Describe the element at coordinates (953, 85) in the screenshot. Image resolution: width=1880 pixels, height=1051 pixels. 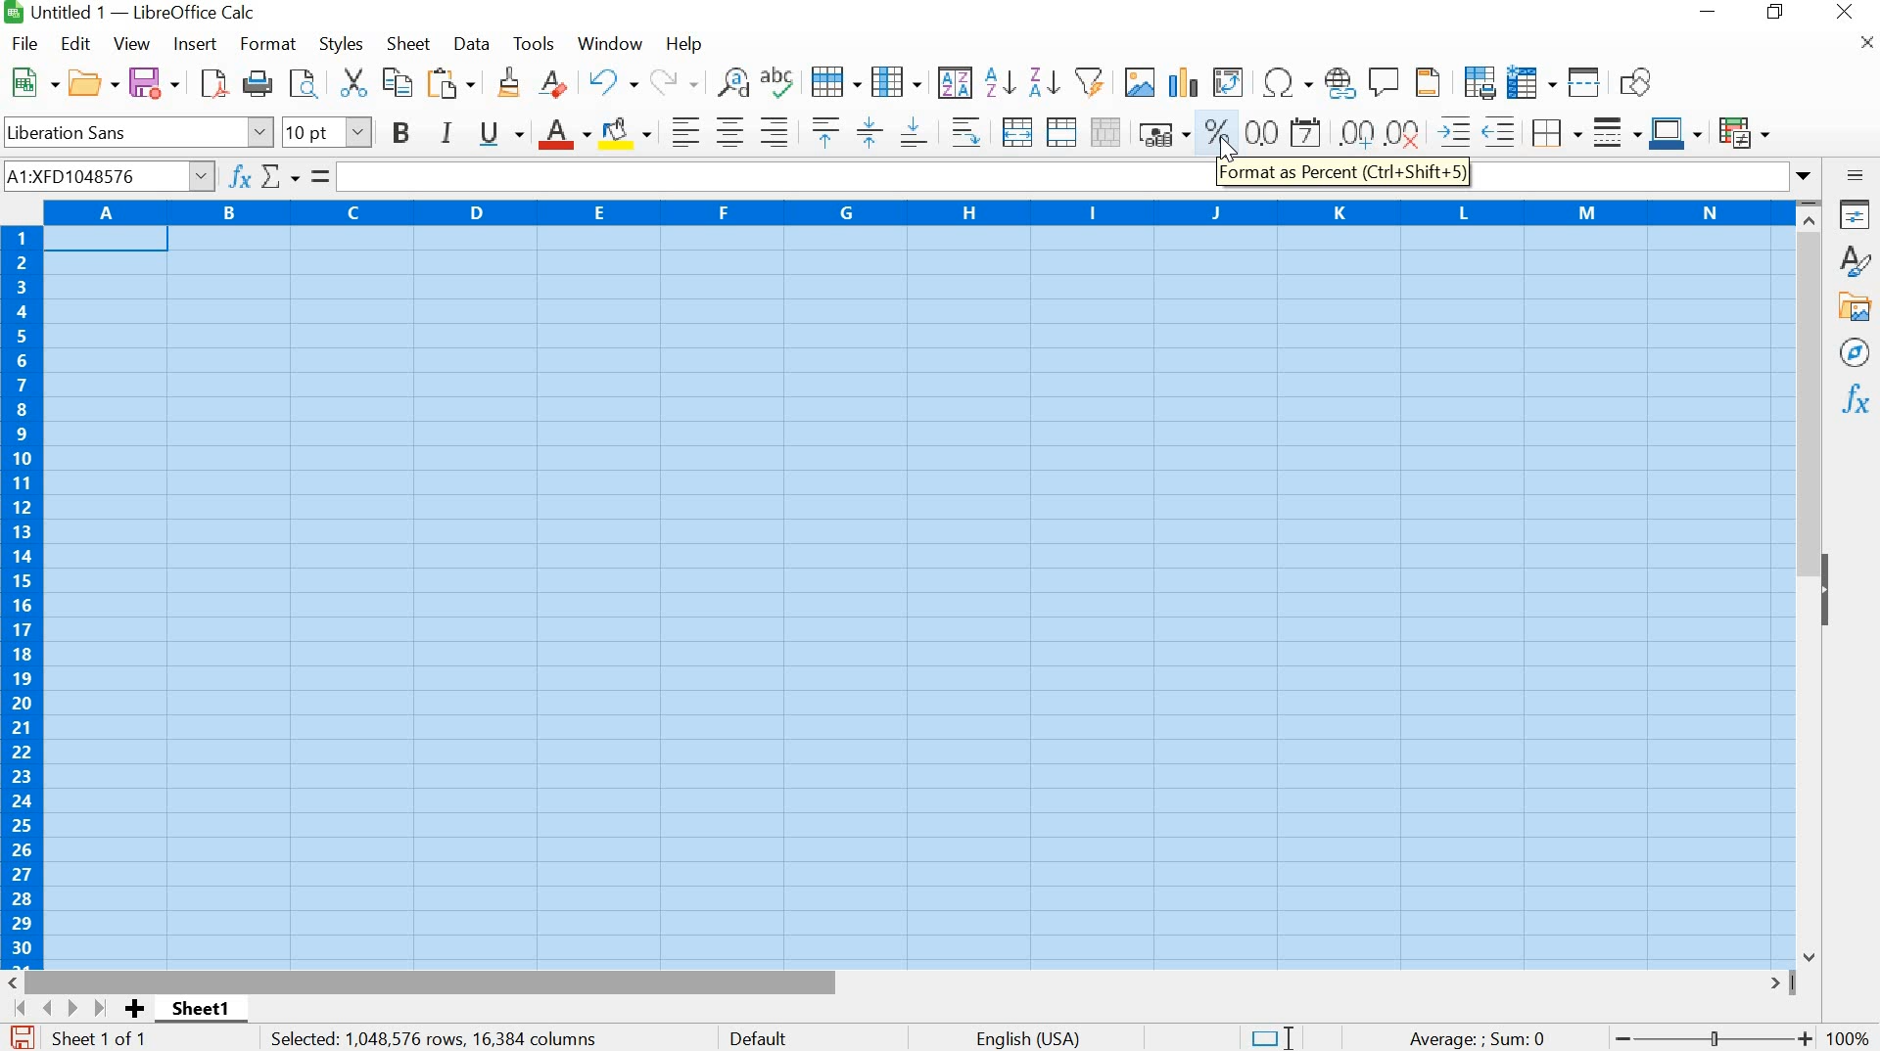
I see `SORT` at that location.